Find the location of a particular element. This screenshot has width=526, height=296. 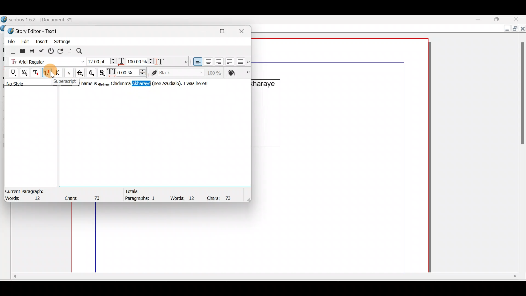

Superscript is located at coordinates (47, 73).